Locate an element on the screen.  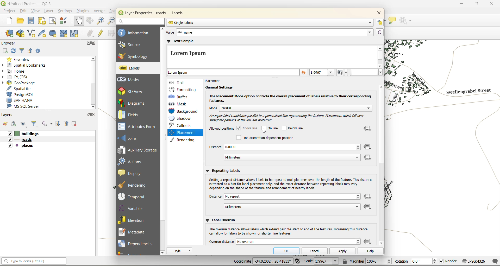
hex is located at coordinates (366, 72).